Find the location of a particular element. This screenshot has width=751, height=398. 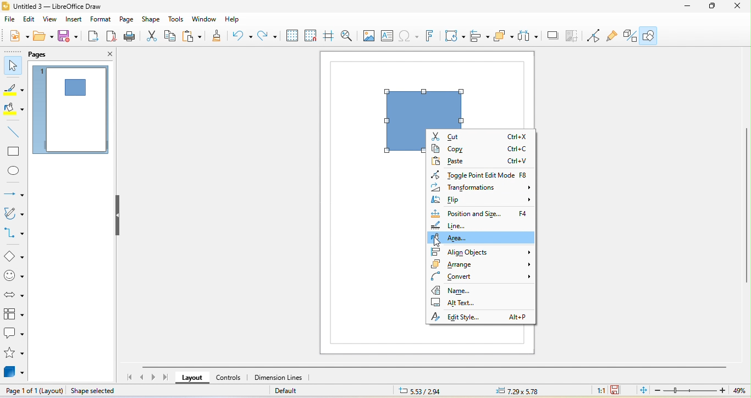

undo is located at coordinates (242, 36).